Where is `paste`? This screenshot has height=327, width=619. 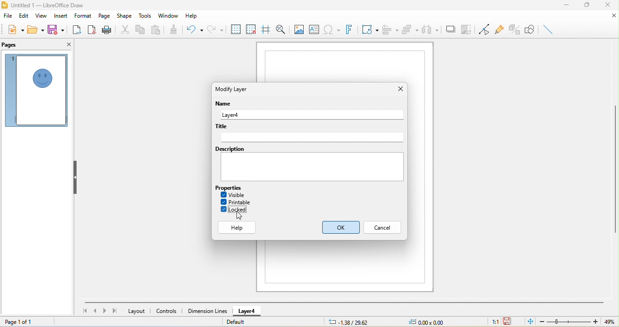 paste is located at coordinates (157, 30).